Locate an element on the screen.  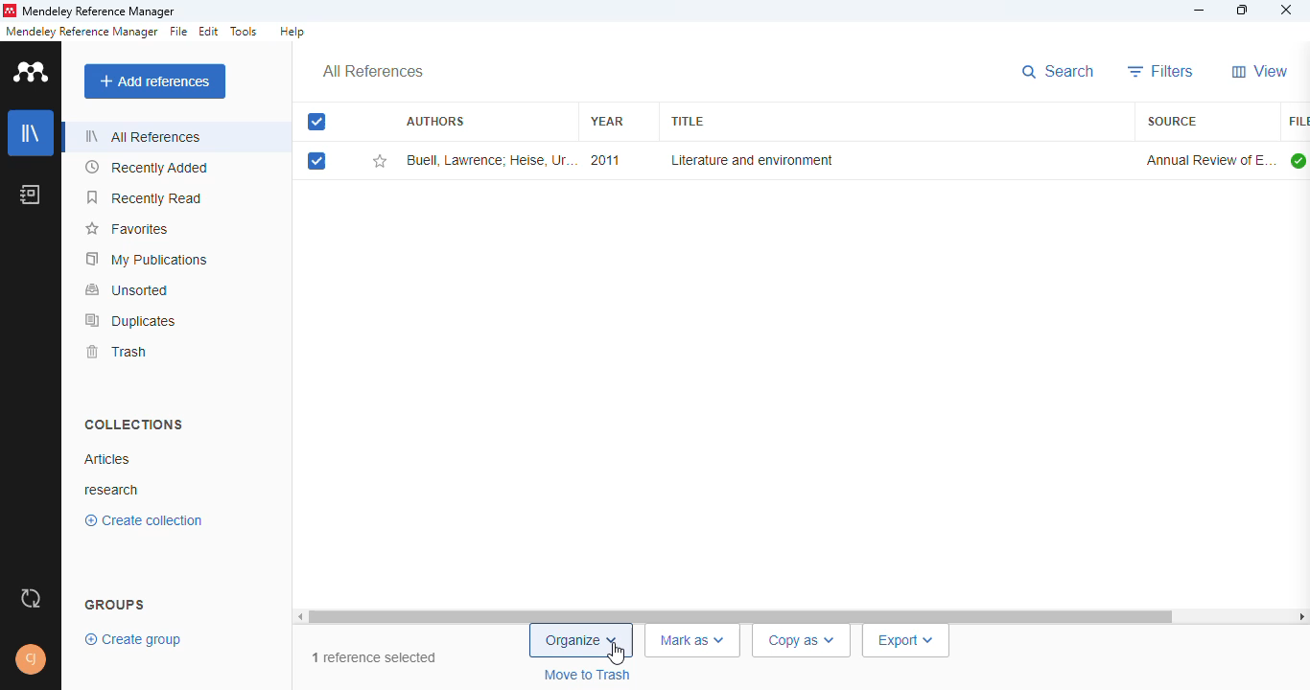
close is located at coordinates (1287, 10).